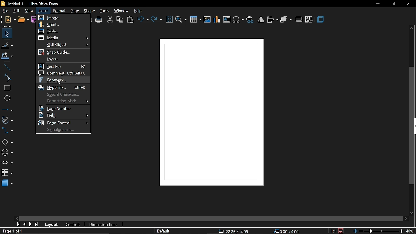 This screenshot has width=416, height=234. I want to click on copy, so click(120, 19).